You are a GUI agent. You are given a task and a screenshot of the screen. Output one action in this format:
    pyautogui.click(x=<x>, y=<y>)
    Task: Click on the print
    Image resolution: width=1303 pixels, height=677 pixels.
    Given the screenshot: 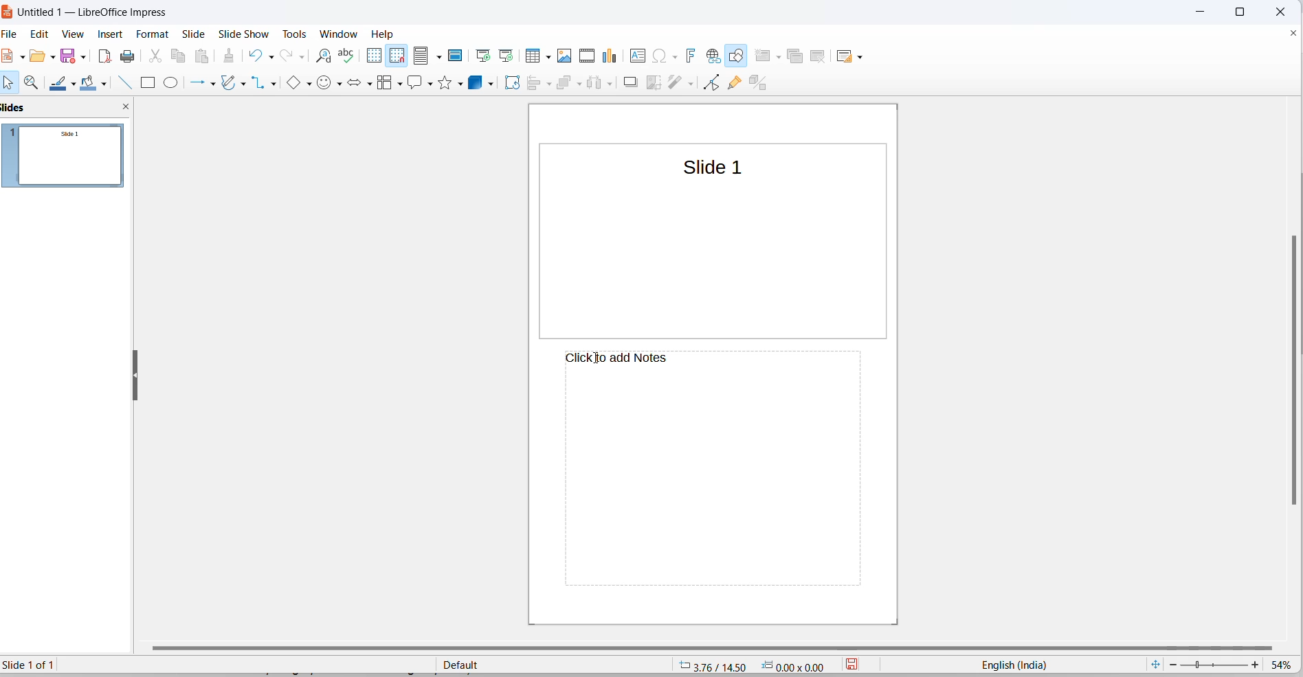 What is the action you would take?
    pyautogui.click(x=129, y=58)
    